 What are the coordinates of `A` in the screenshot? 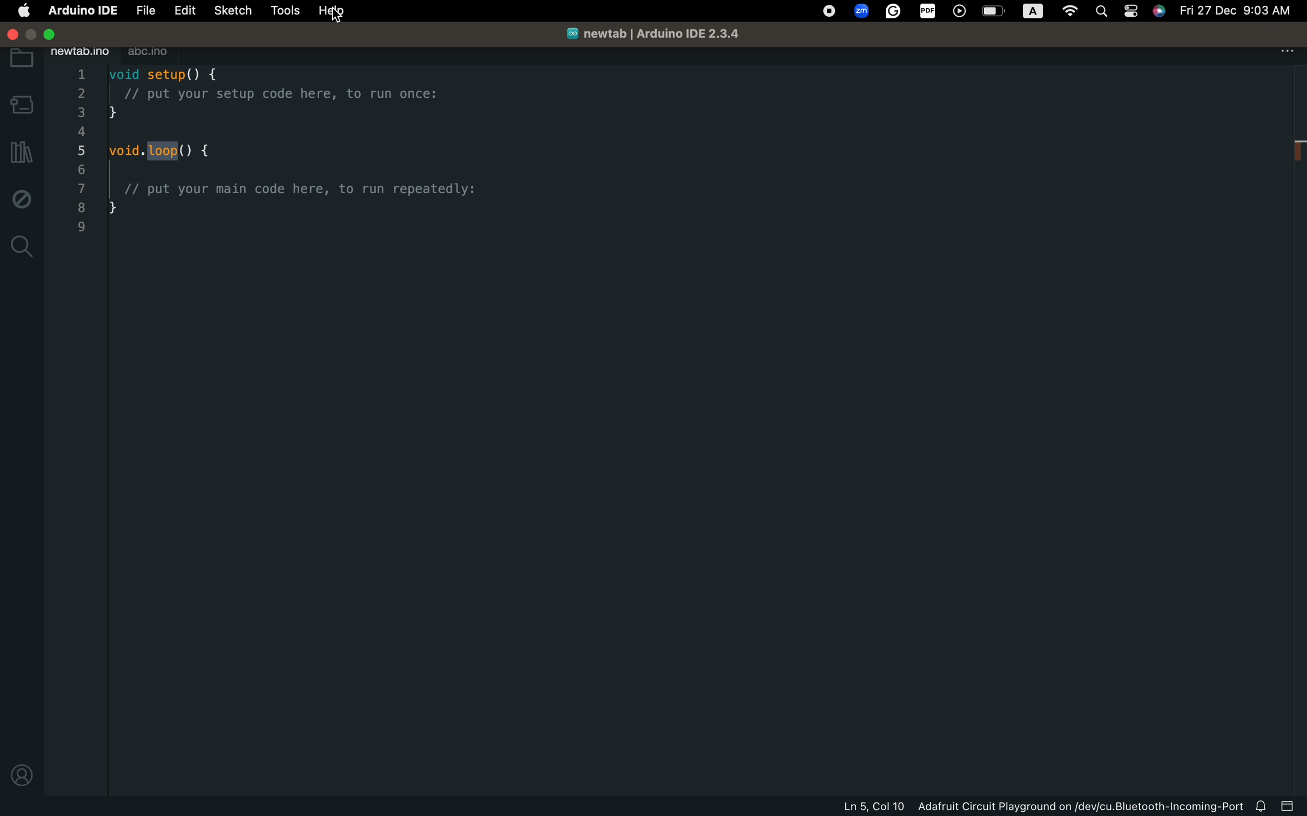 It's located at (1031, 9).